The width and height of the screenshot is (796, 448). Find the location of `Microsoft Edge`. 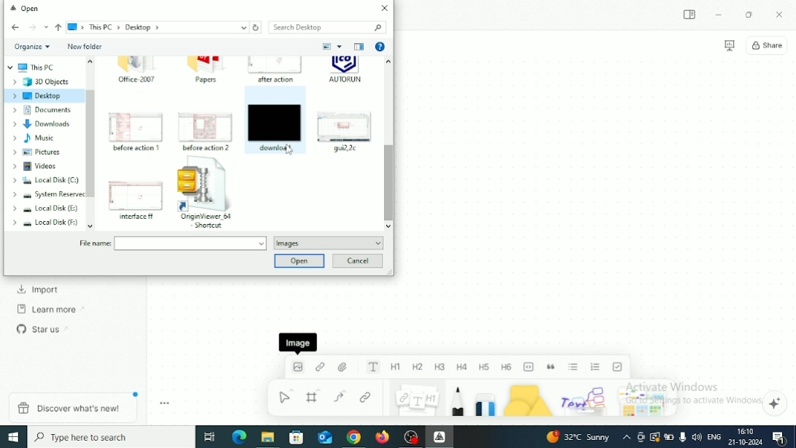

Microsoft Edge is located at coordinates (238, 438).